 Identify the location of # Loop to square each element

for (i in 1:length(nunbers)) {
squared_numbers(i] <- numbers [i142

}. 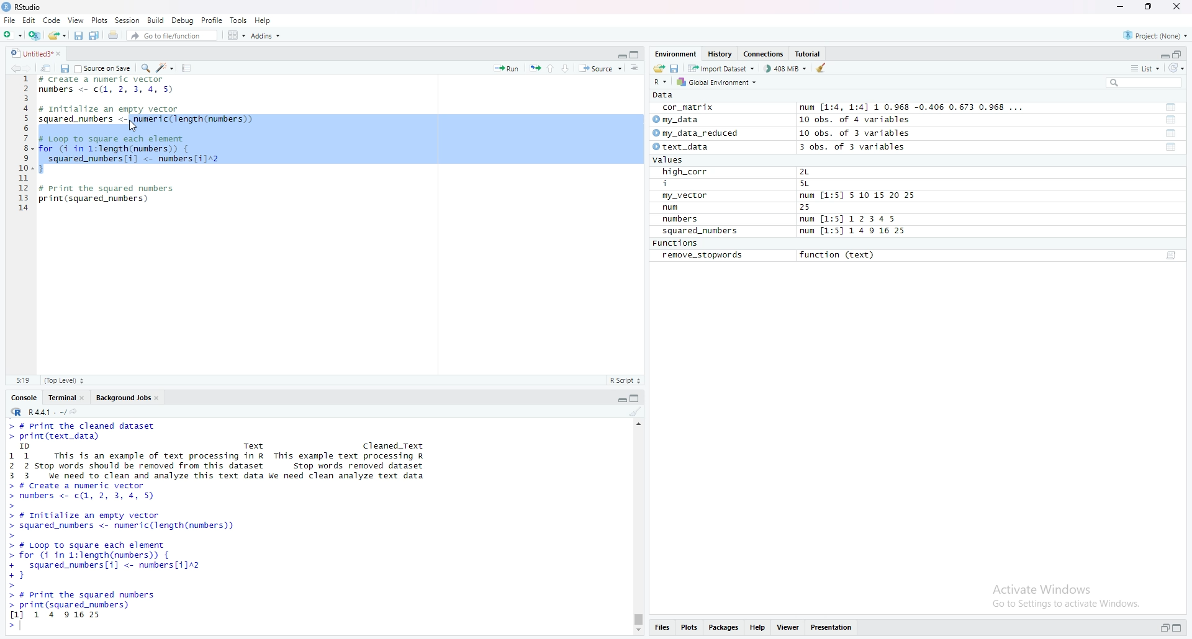
(132, 153).